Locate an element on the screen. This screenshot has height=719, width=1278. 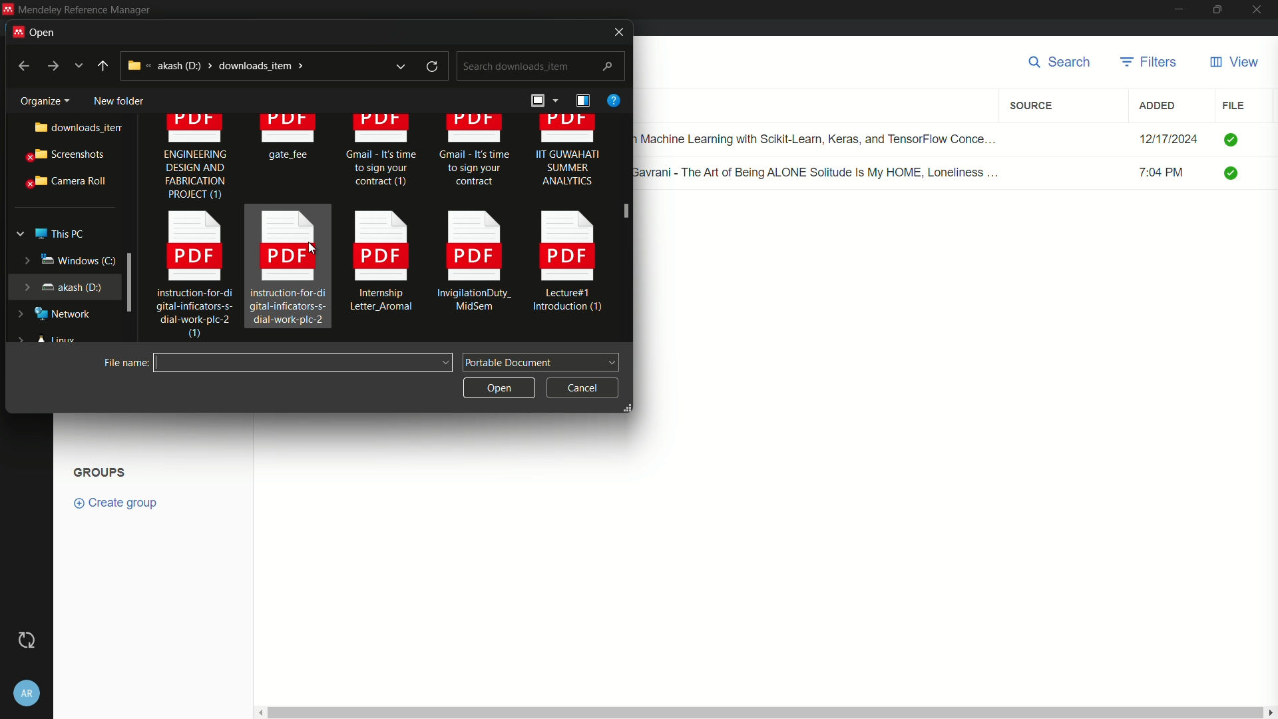
go to is located at coordinates (52, 67).